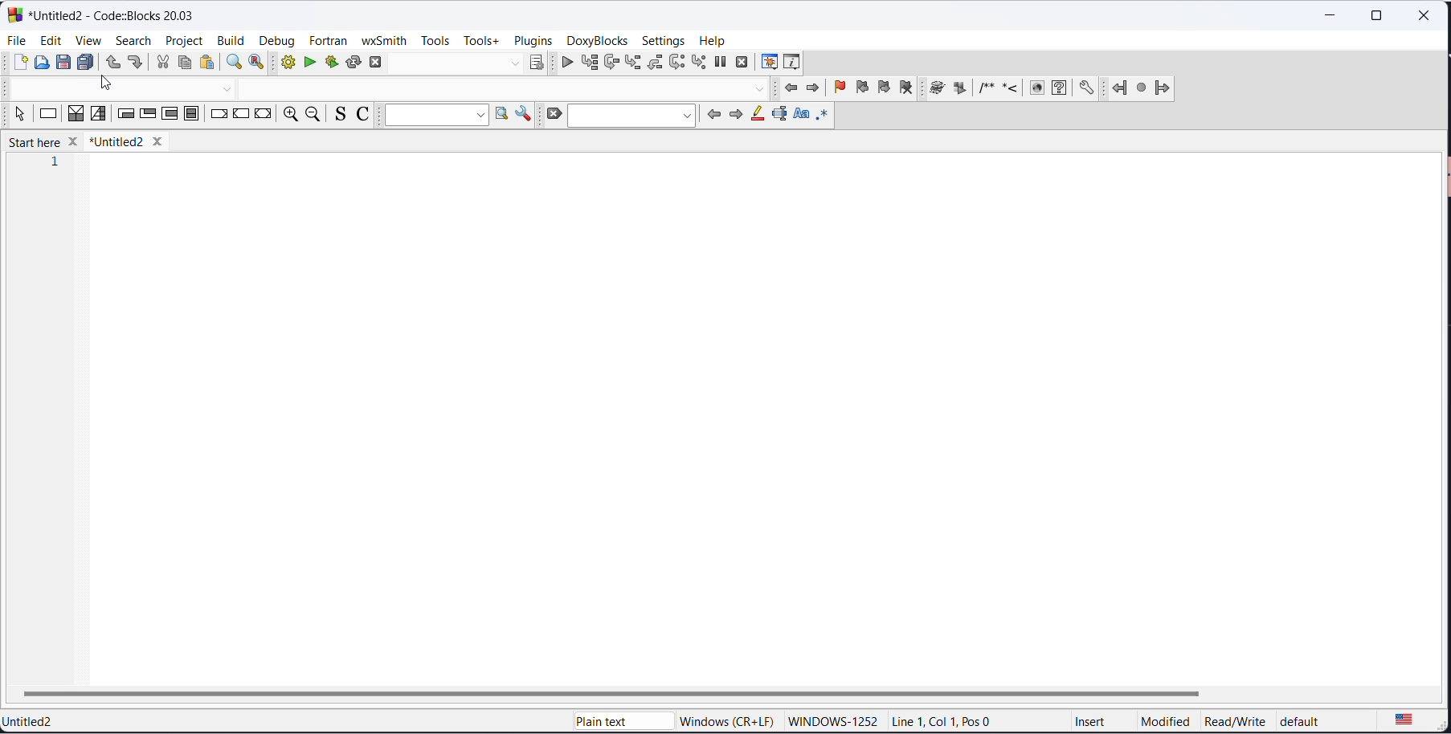 The height and width of the screenshot is (734, 1451). I want to click on Edit, so click(51, 39).